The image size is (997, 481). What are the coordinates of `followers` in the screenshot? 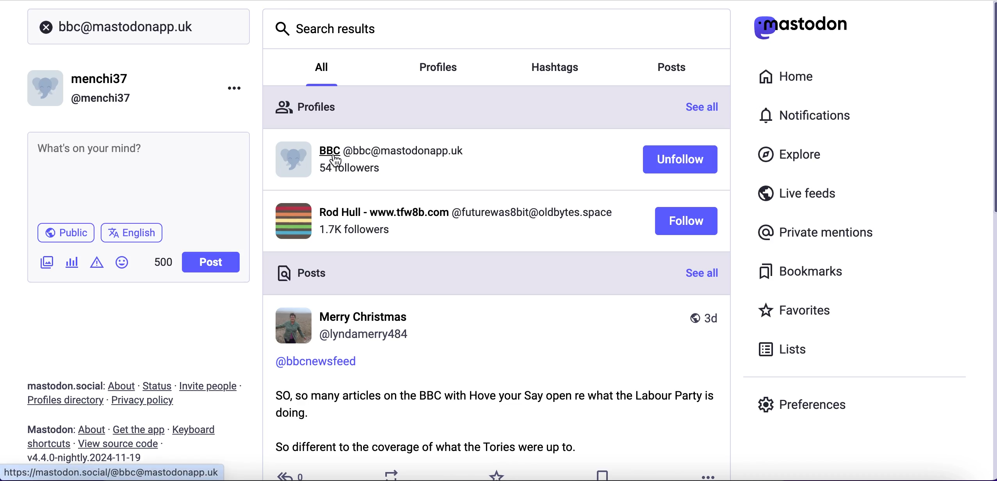 It's located at (349, 170).